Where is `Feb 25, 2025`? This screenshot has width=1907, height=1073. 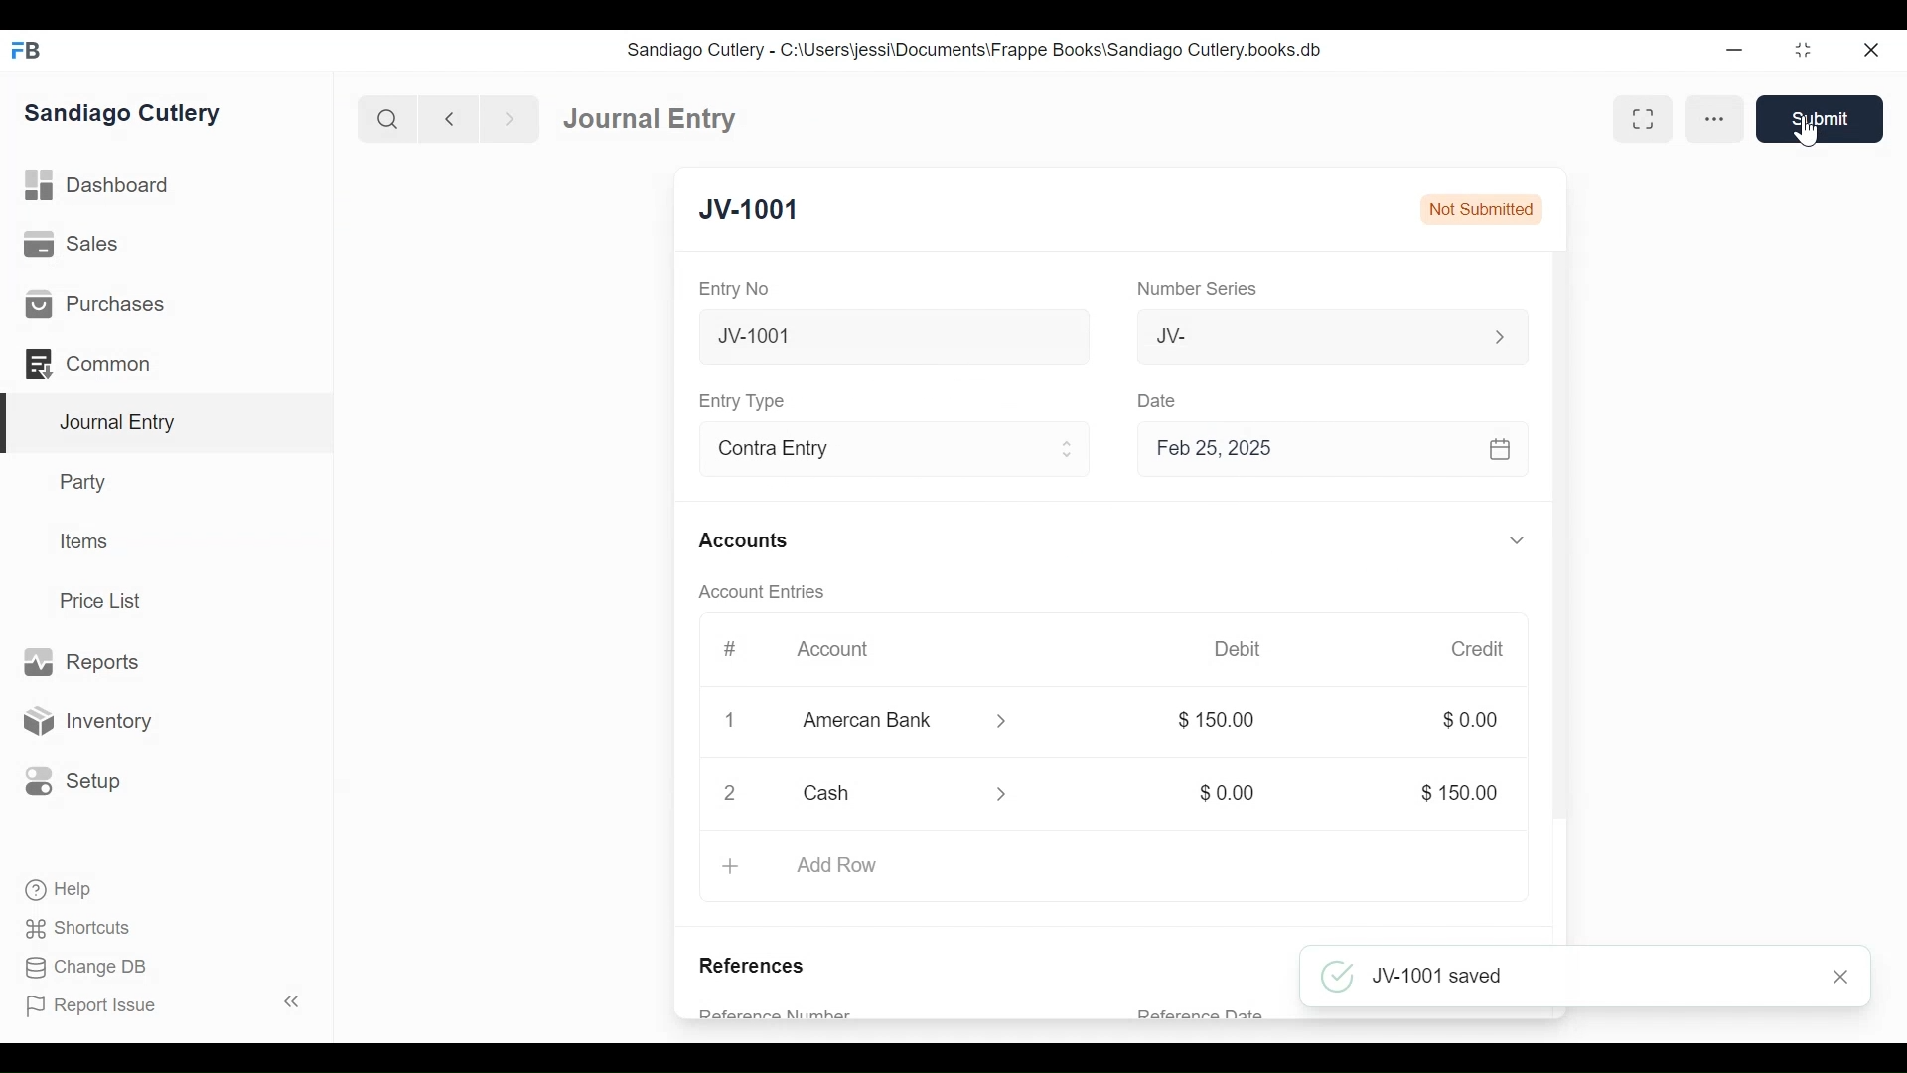 Feb 25, 2025 is located at coordinates (1324, 448).